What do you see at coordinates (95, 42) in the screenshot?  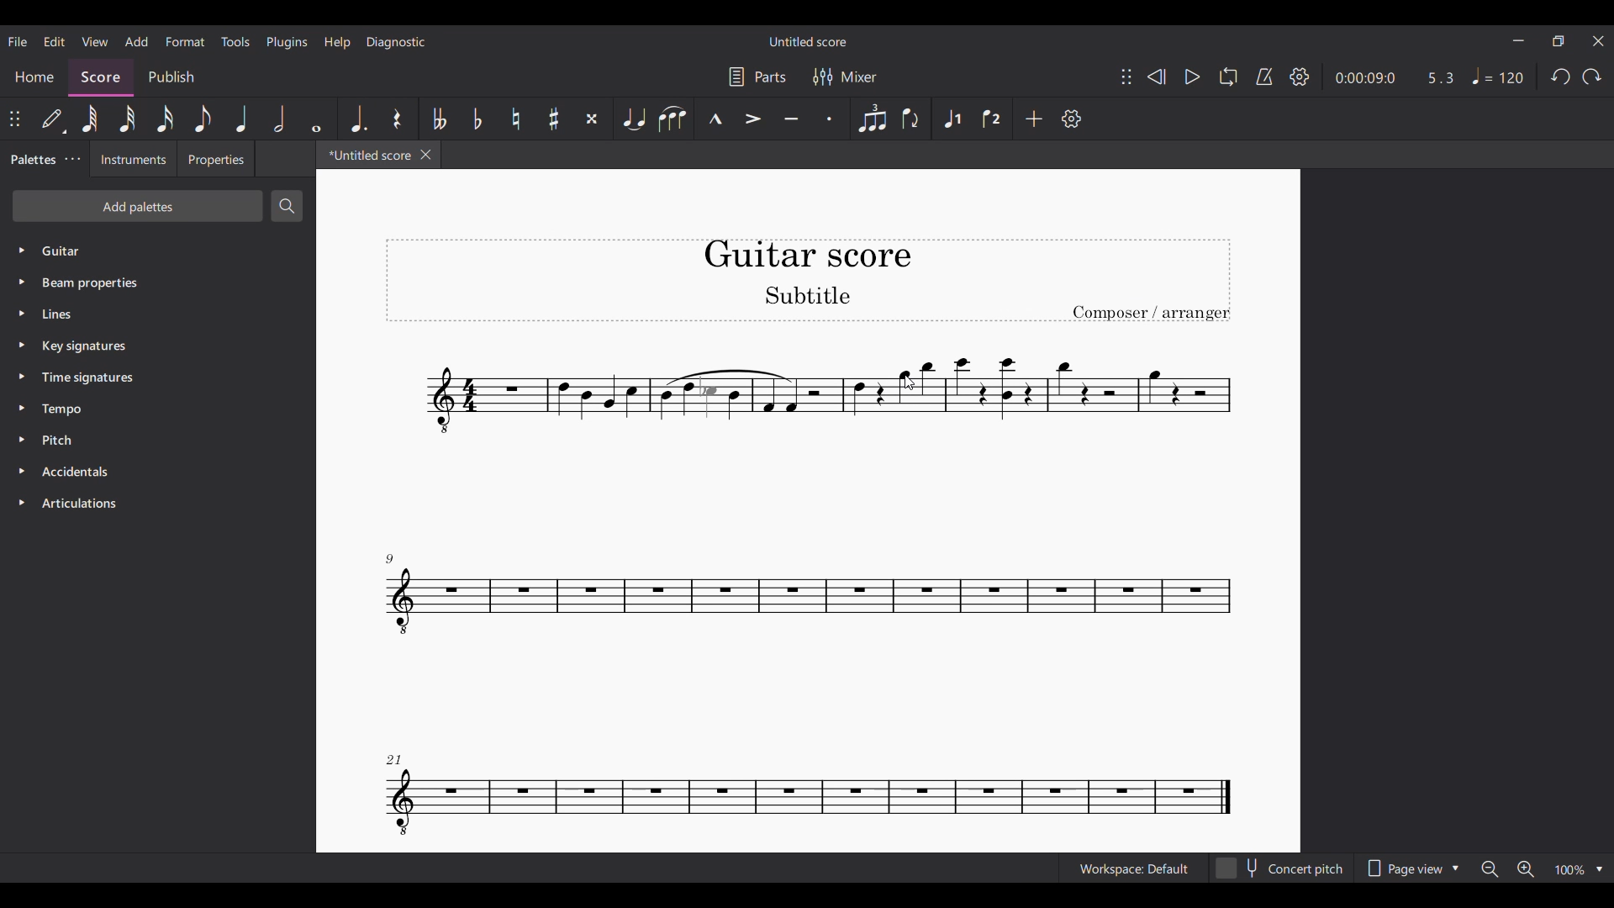 I see `View menu` at bounding box center [95, 42].